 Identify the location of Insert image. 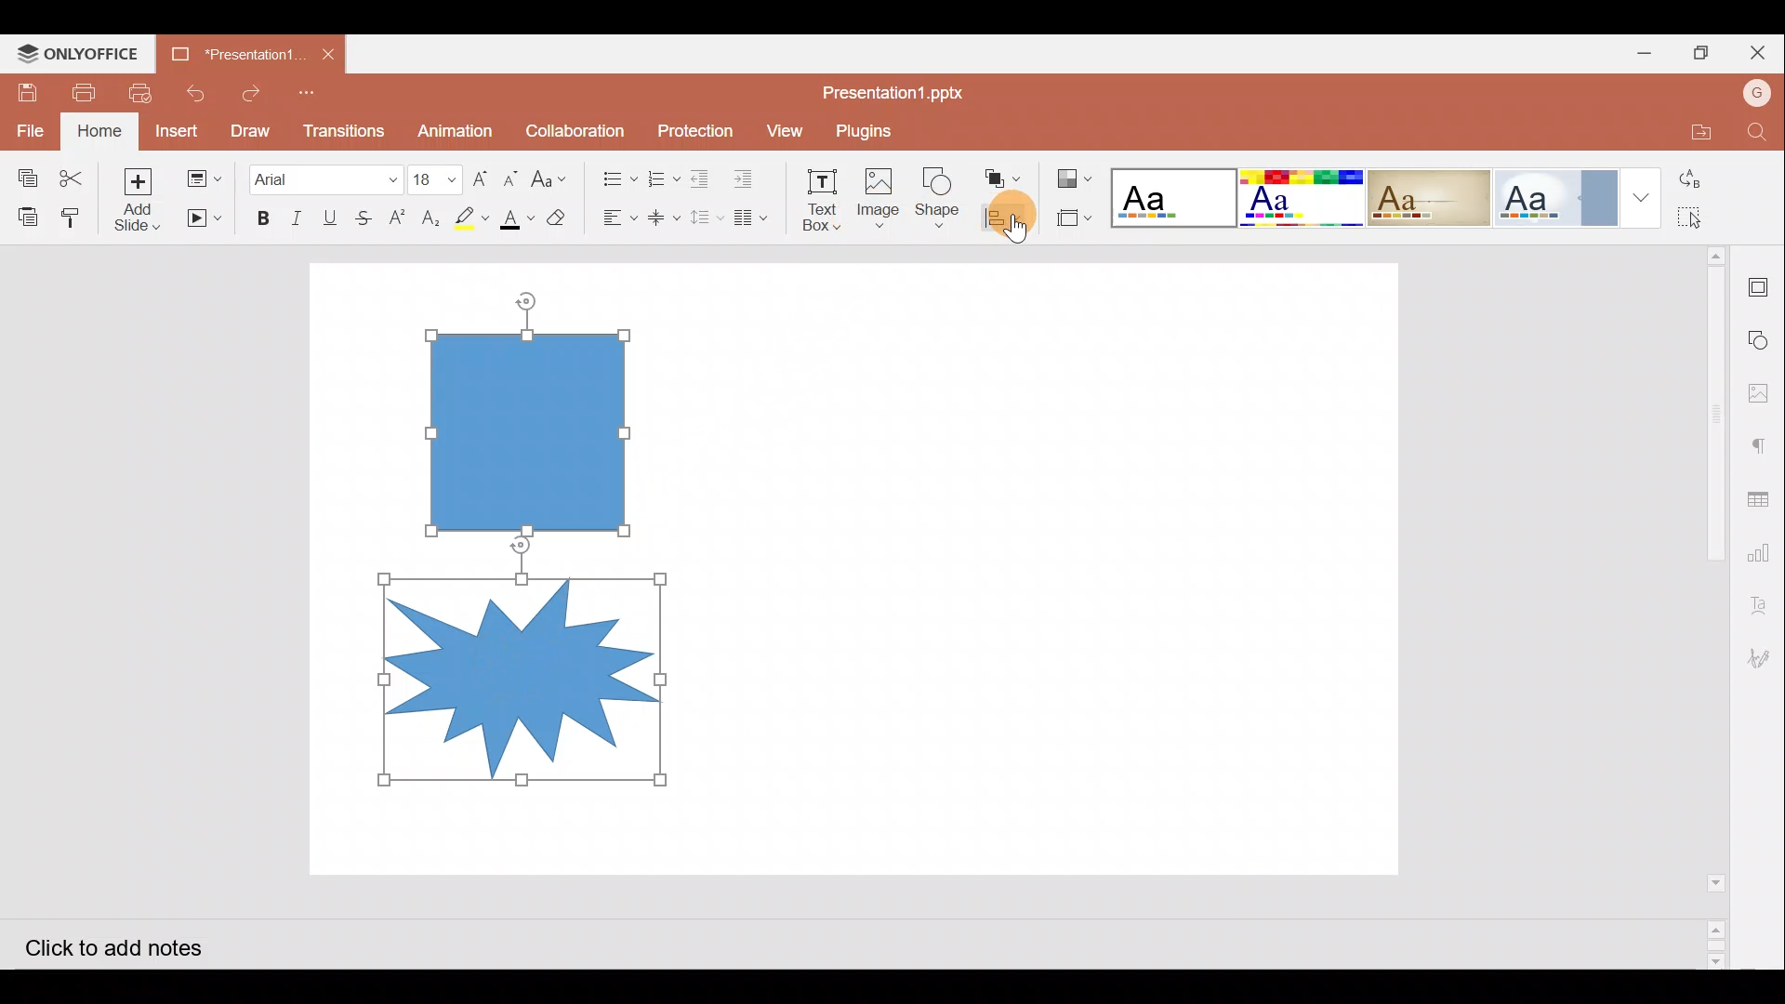
(877, 191).